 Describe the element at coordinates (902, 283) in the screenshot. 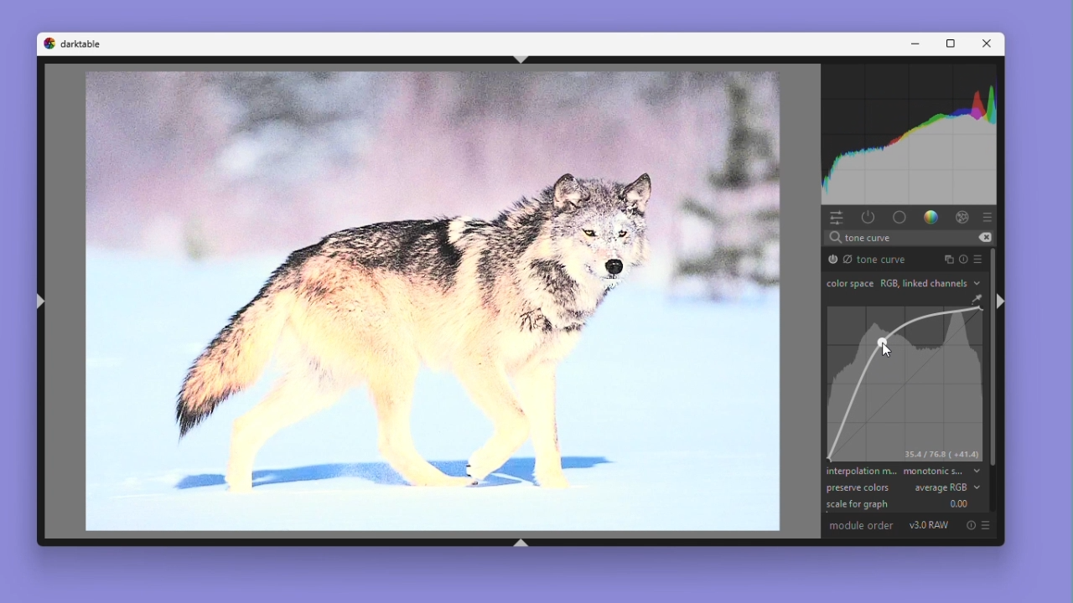

I see `Colour space RGB link channels` at that location.